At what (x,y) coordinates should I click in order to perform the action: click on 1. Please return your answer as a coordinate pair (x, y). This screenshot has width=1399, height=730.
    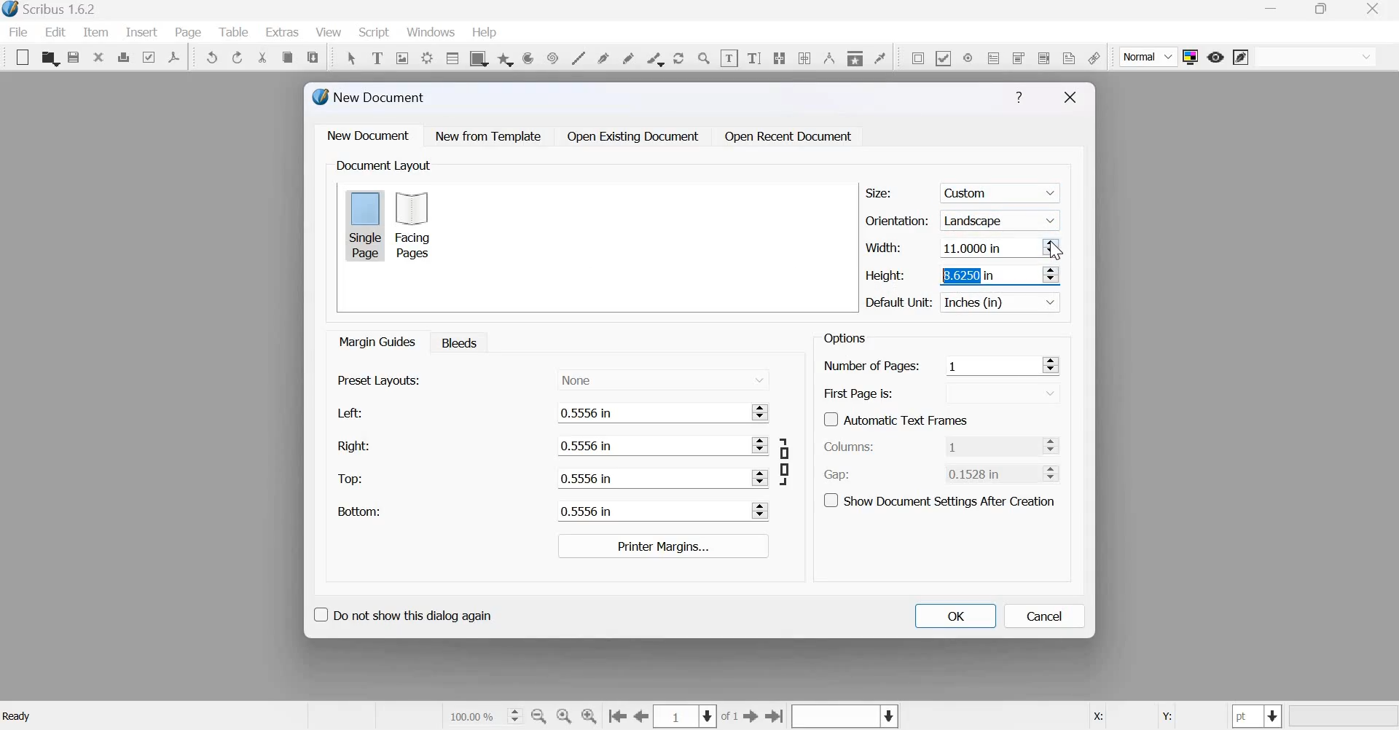
    Looking at the image, I should click on (990, 366).